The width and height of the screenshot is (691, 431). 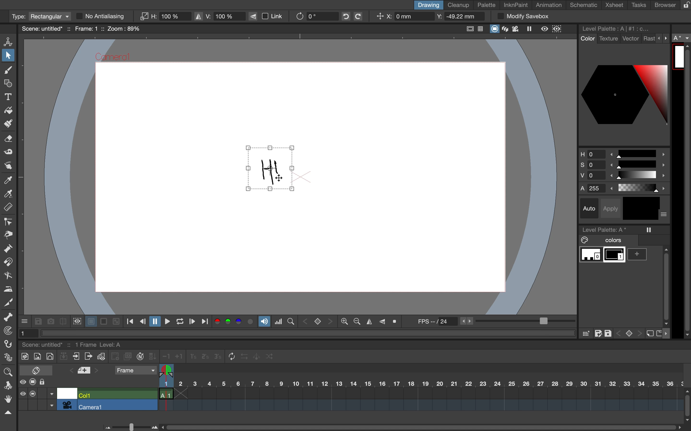 What do you see at coordinates (9, 235) in the screenshot?
I see `pinch tool` at bounding box center [9, 235].